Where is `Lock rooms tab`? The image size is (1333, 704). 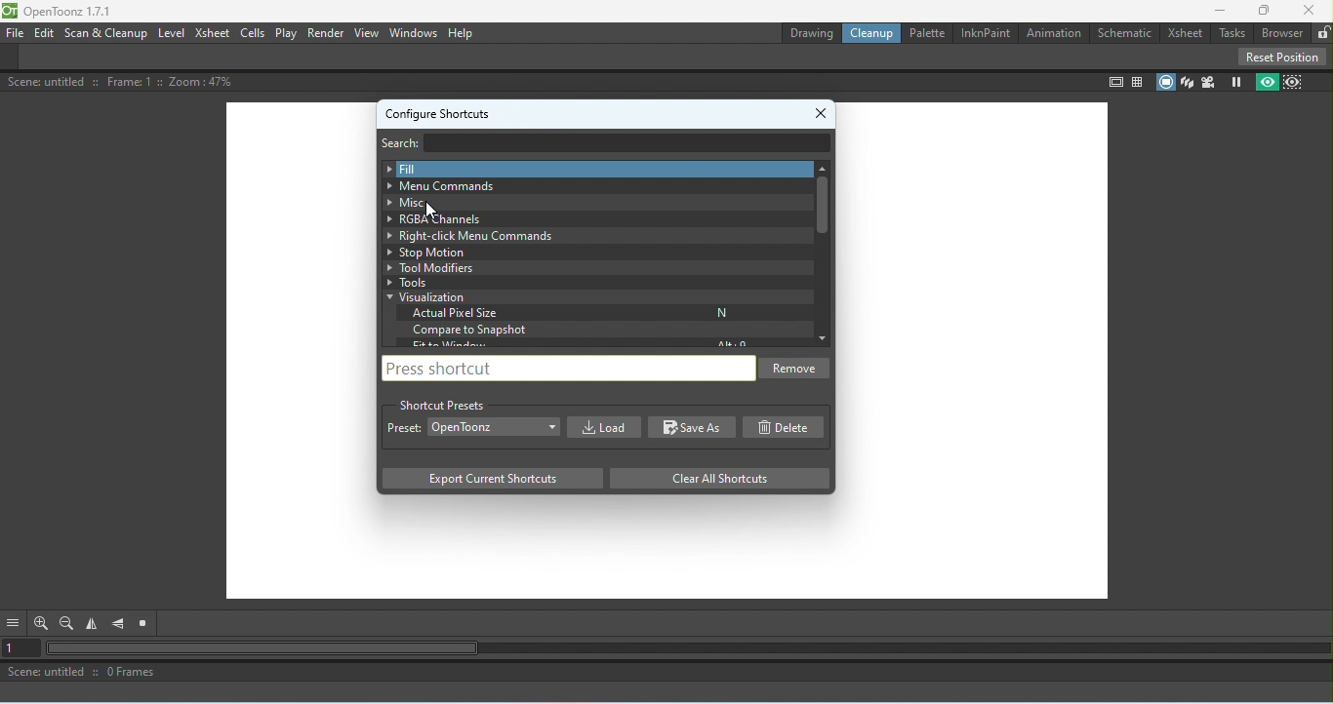 Lock rooms tab is located at coordinates (1322, 31).